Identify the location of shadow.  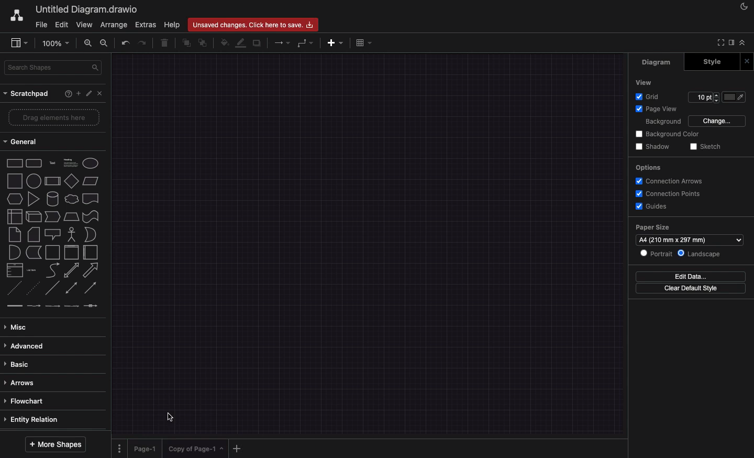
(257, 44).